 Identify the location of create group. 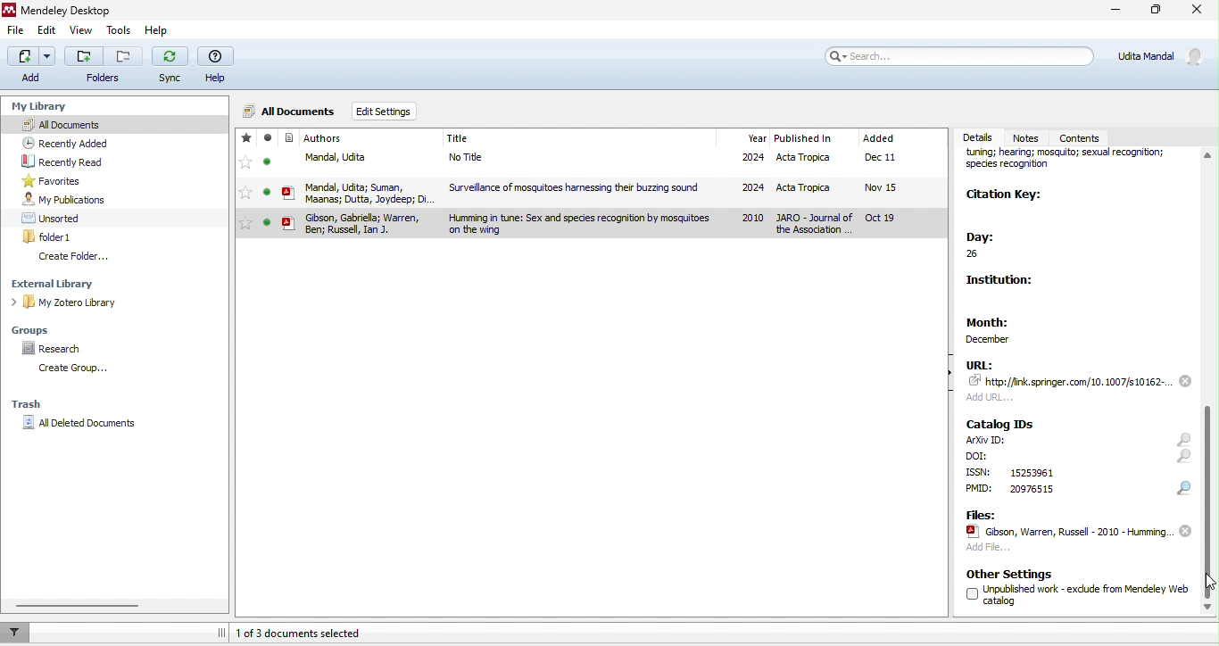
(70, 369).